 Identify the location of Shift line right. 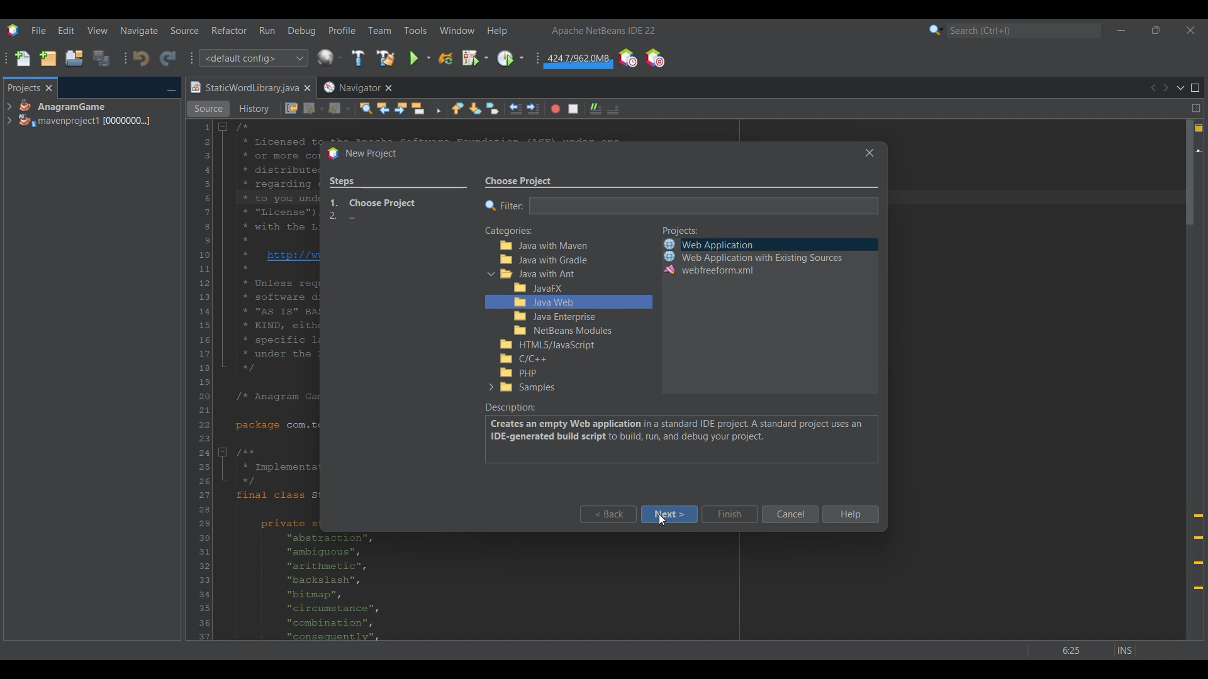
(533, 109).